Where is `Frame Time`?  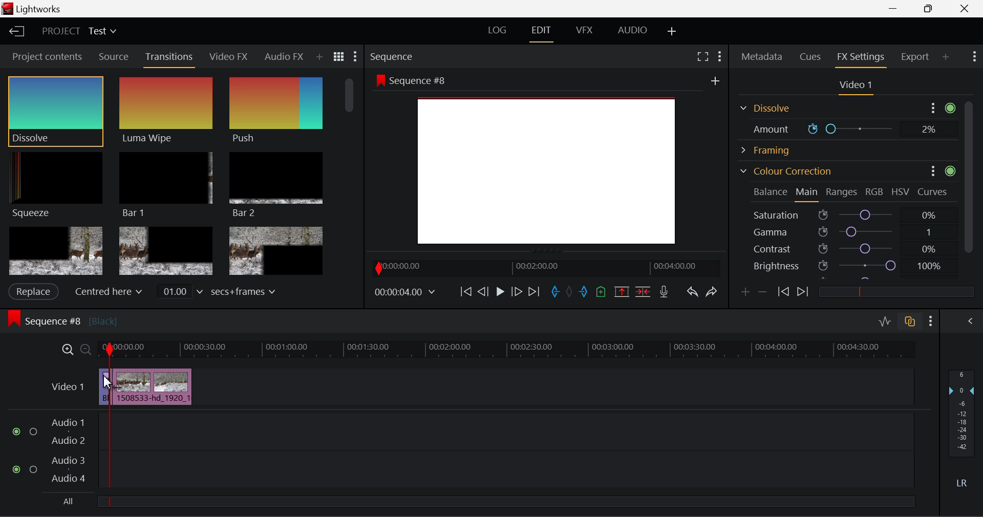
Frame Time is located at coordinates (405, 293).